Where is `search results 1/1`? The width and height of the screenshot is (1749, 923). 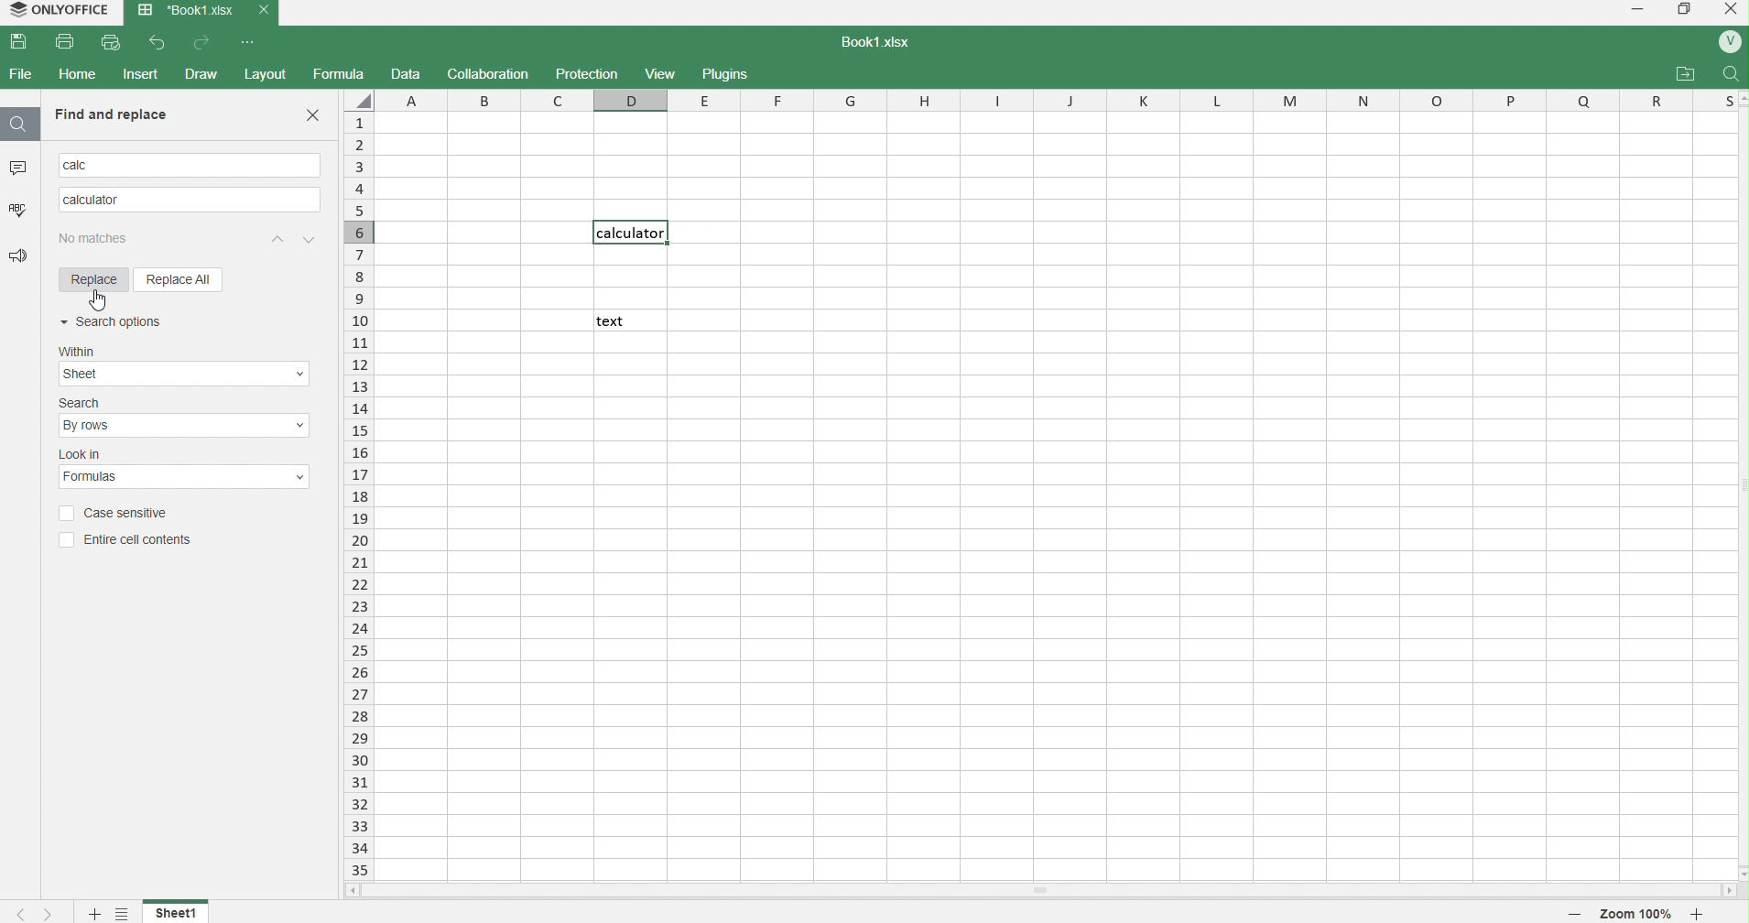
search results 1/1 is located at coordinates (117, 239).